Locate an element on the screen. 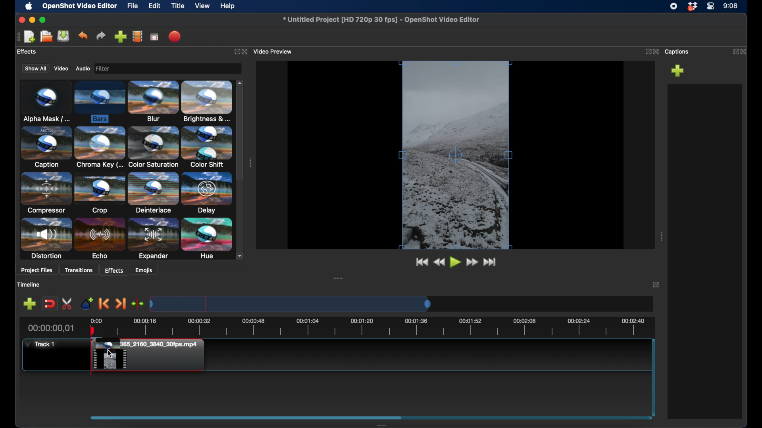 This screenshot has width=762, height=428. blur is located at coordinates (154, 101).